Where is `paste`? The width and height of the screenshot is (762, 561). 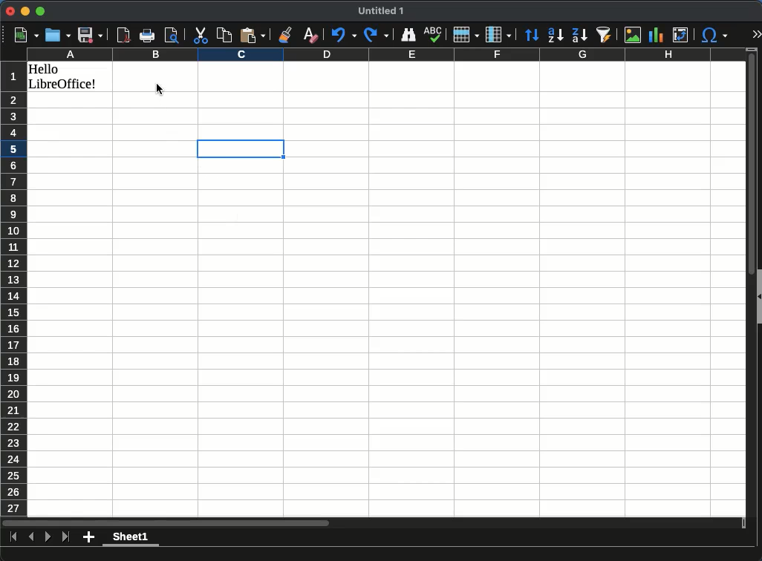
paste is located at coordinates (252, 34).